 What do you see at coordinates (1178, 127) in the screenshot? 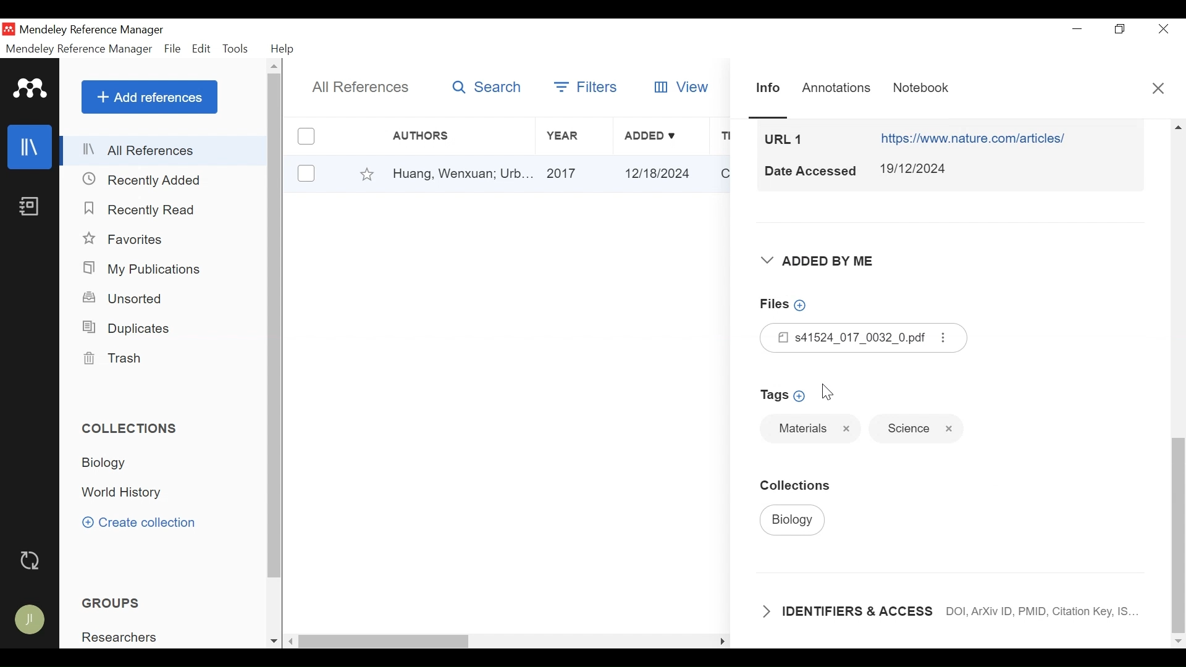
I see `Scroll up` at bounding box center [1178, 127].